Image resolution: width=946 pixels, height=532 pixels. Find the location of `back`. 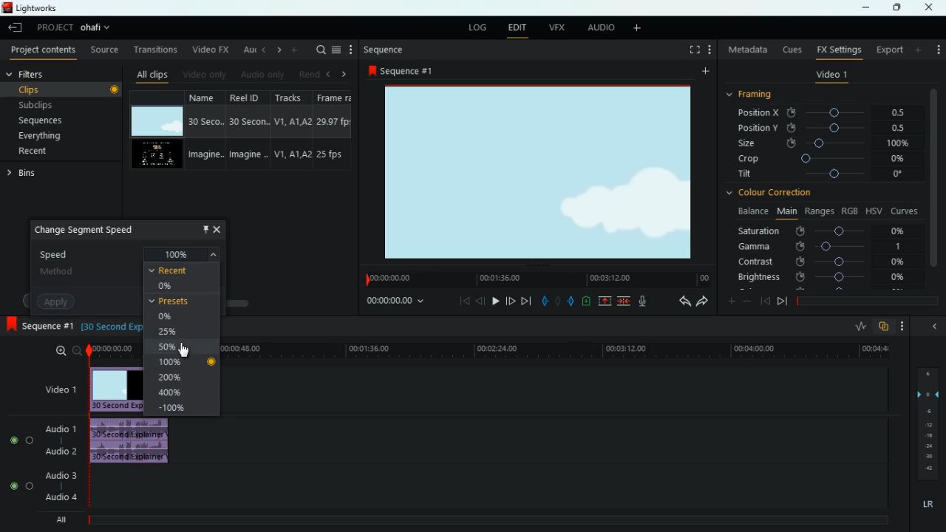

back is located at coordinates (679, 301).